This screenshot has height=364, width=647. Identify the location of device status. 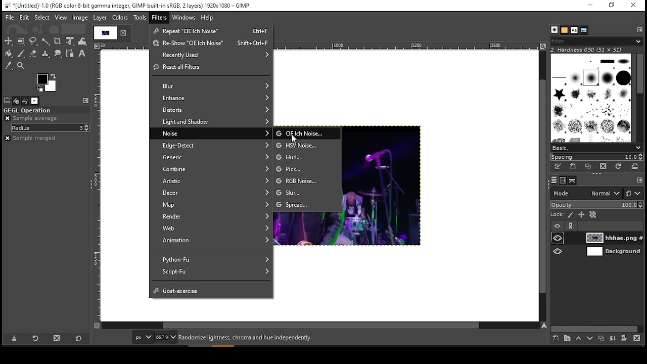
(16, 100).